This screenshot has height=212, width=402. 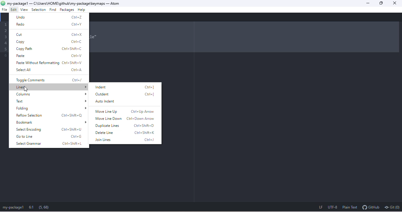 What do you see at coordinates (52, 116) in the screenshot?
I see `reflow selection` at bounding box center [52, 116].